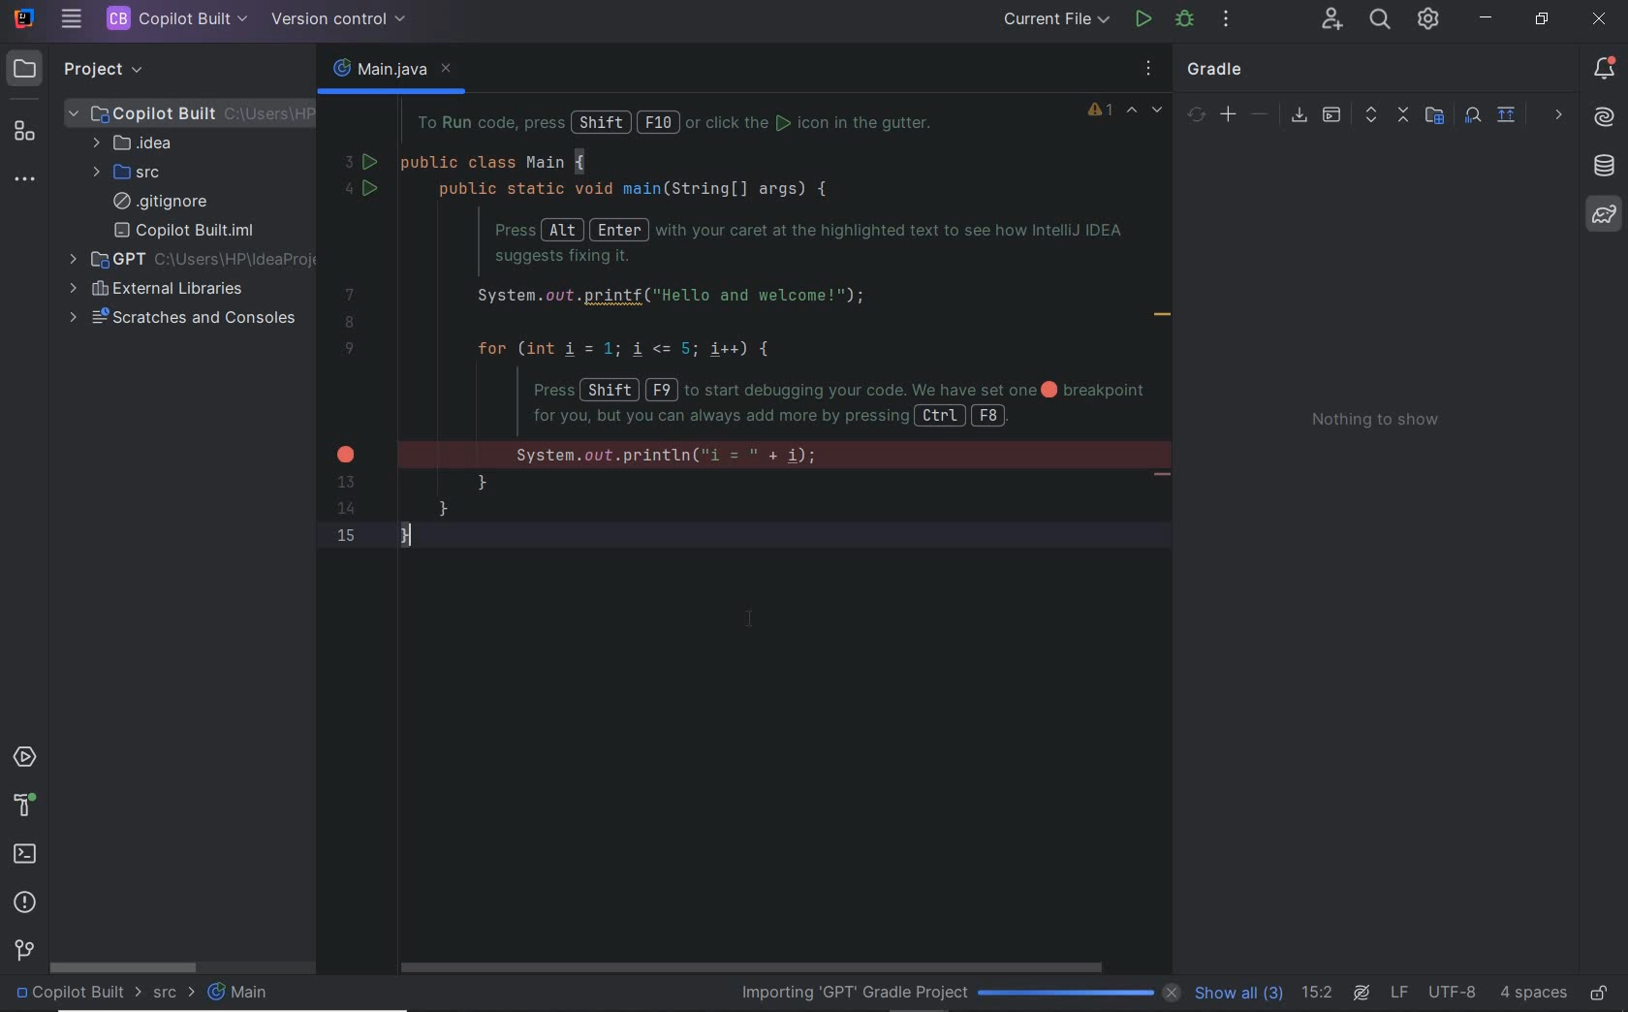 This screenshot has width=1628, height=1012. Describe the element at coordinates (346, 454) in the screenshot. I see `error` at that location.